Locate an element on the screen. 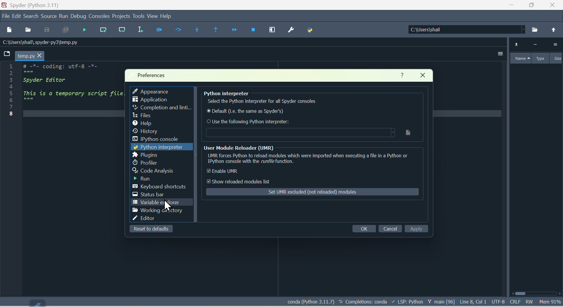  Debug is located at coordinates (77, 16).